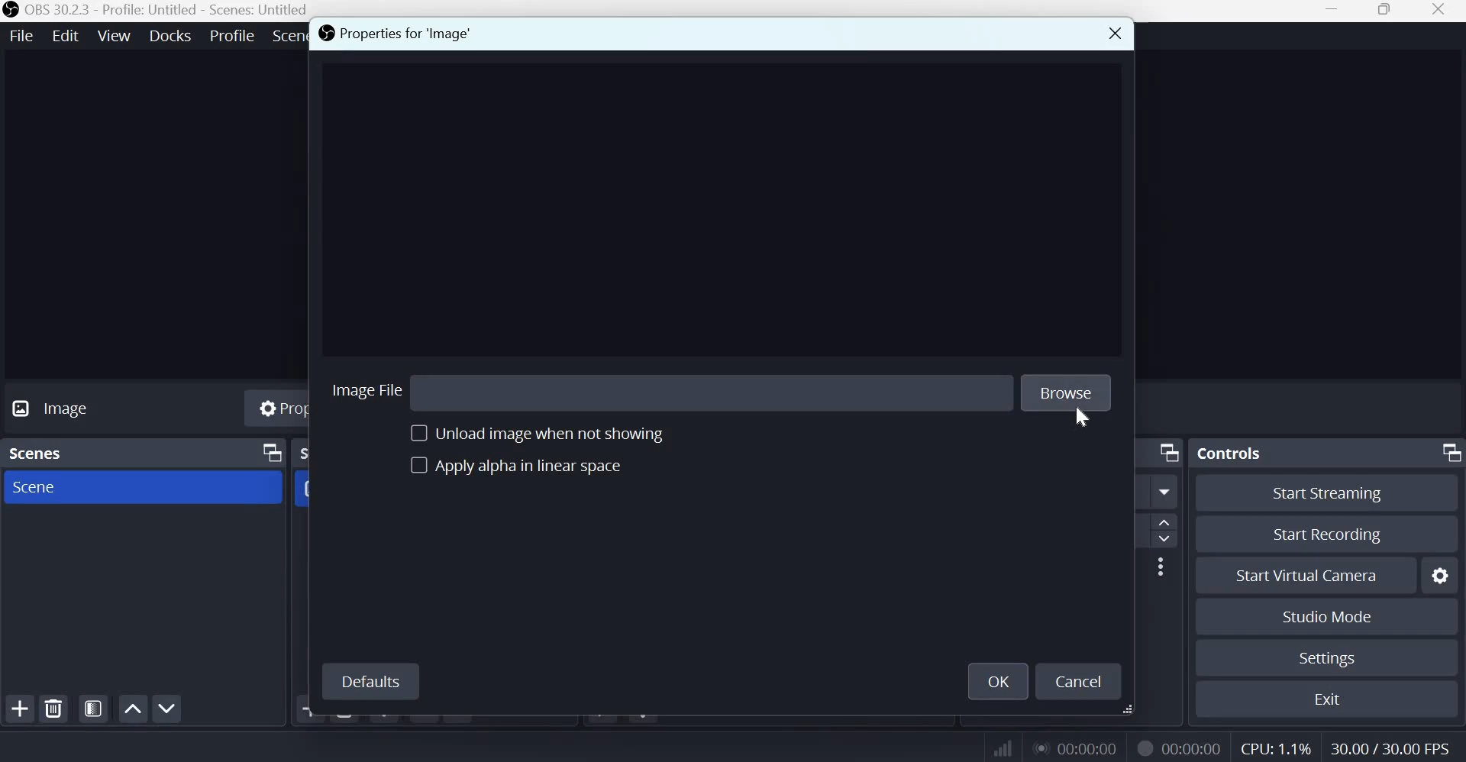 The image size is (1466, 762). I want to click on Windows size toggle, so click(1384, 11).